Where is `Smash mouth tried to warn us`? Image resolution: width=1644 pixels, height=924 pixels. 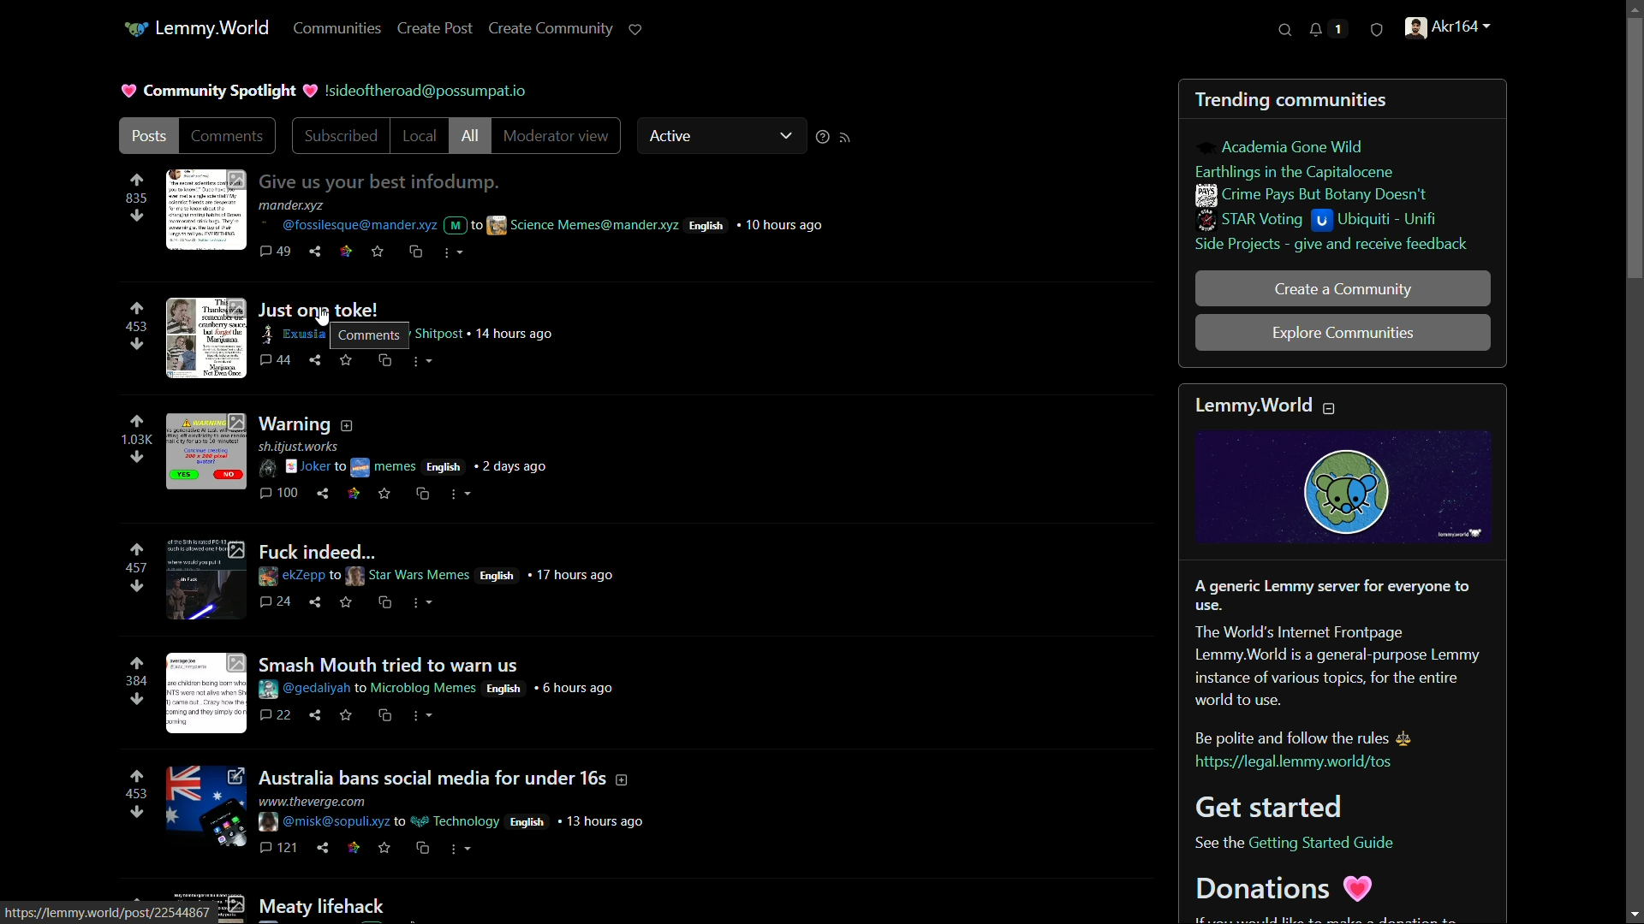
Smash mouth tried to warn us is located at coordinates (390, 663).